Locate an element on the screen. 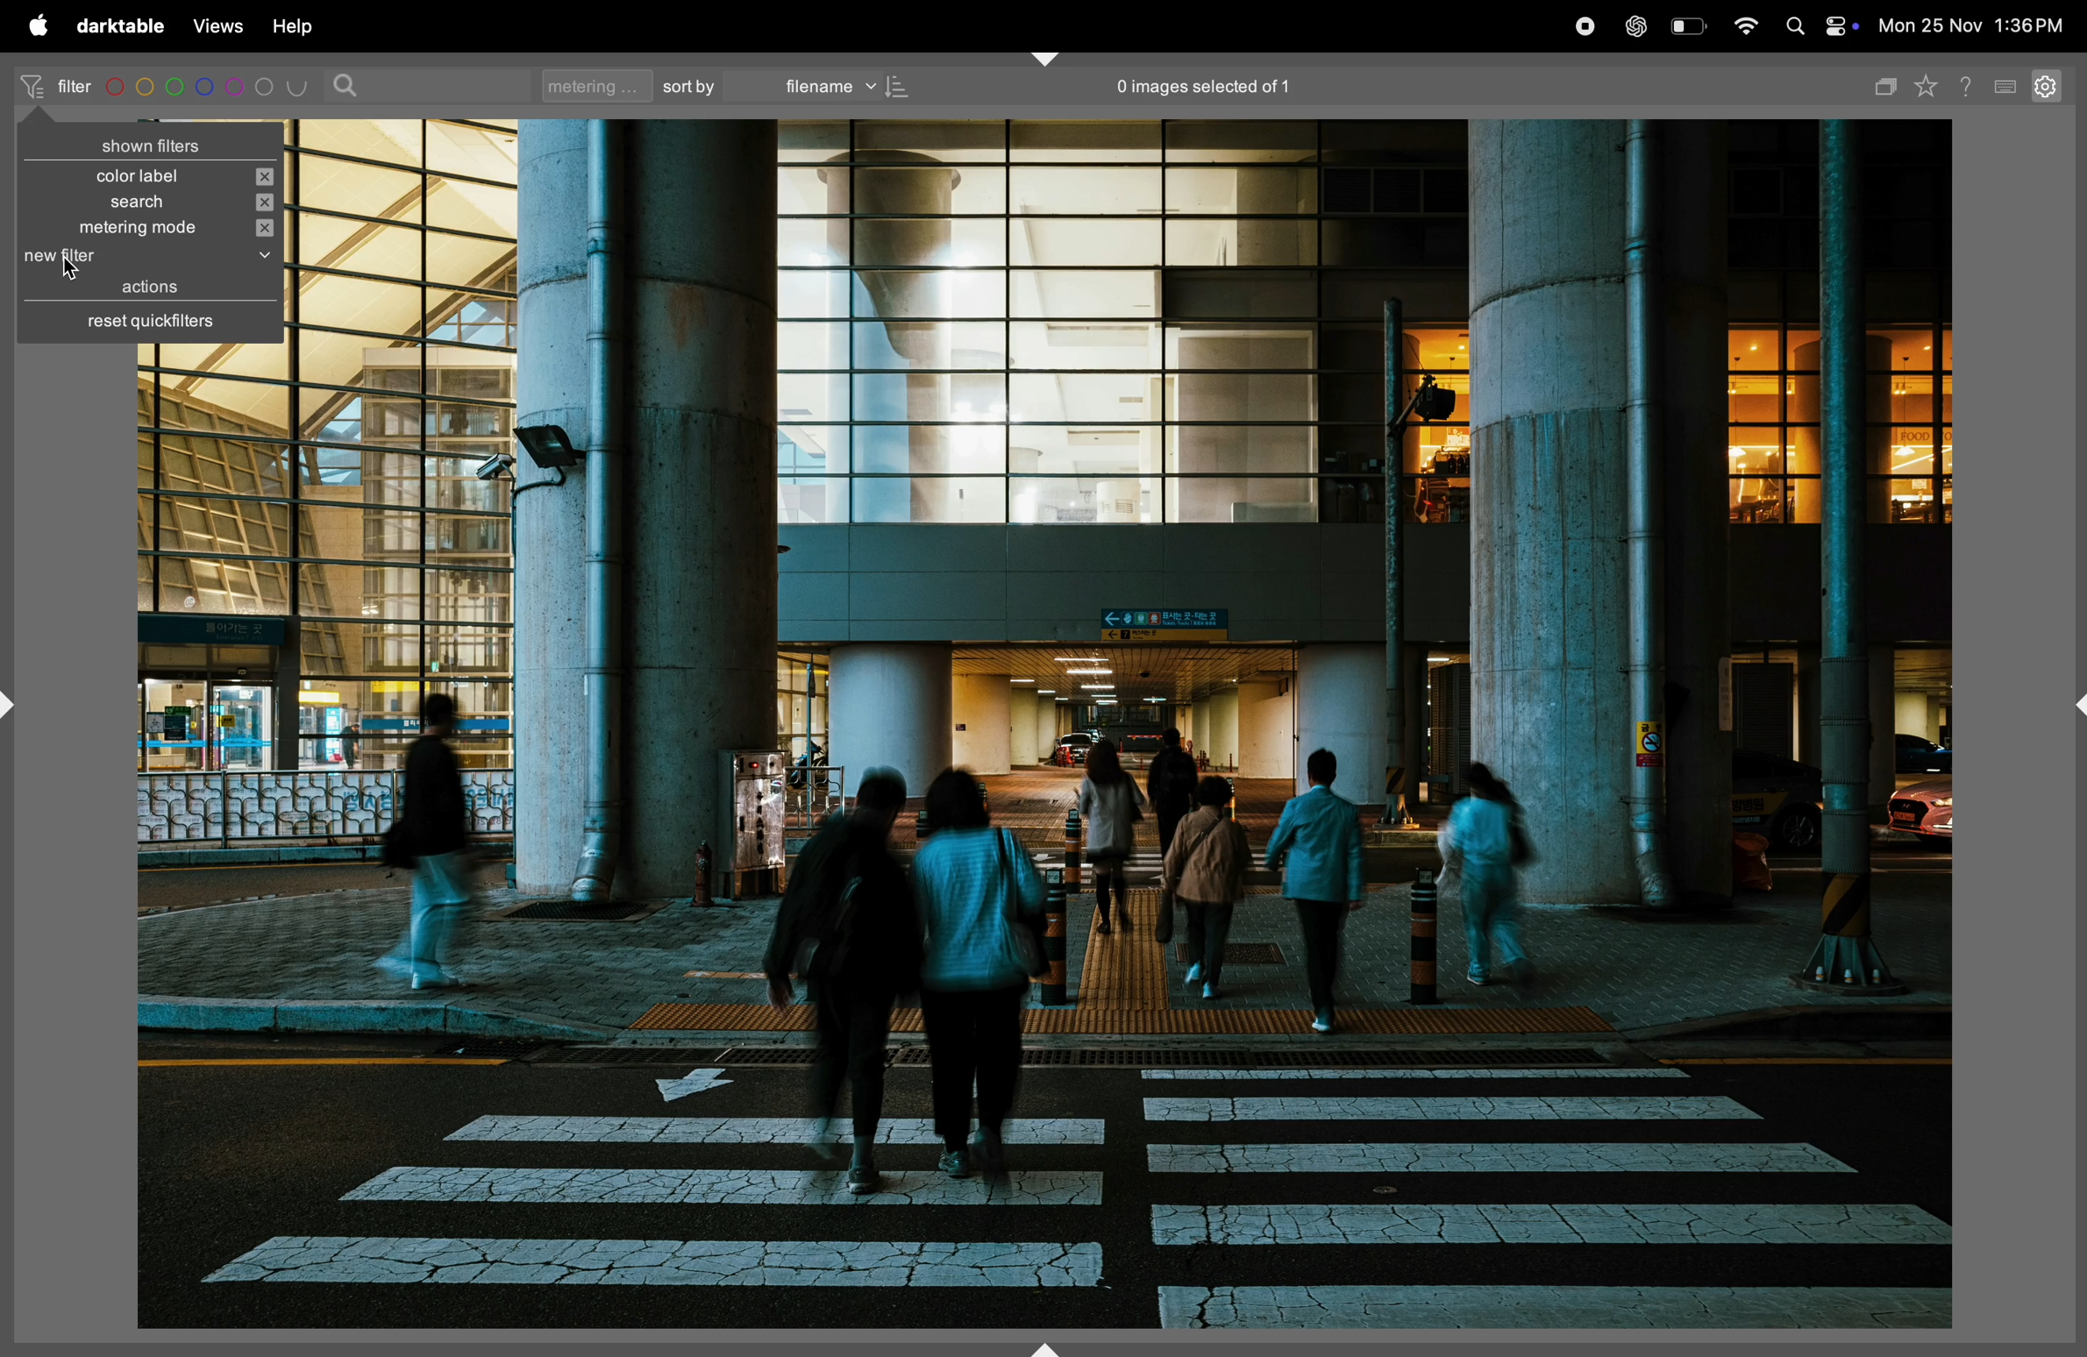 The image size is (2087, 1357). date and time is located at coordinates (1971, 27).